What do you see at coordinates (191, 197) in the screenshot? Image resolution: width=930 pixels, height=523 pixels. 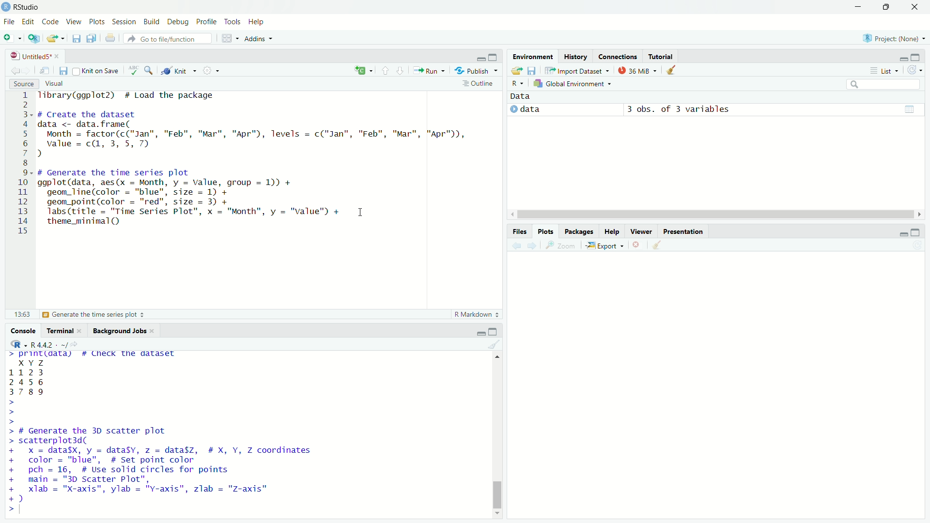 I see `code to generate the time series plot` at bounding box center [191, 197].